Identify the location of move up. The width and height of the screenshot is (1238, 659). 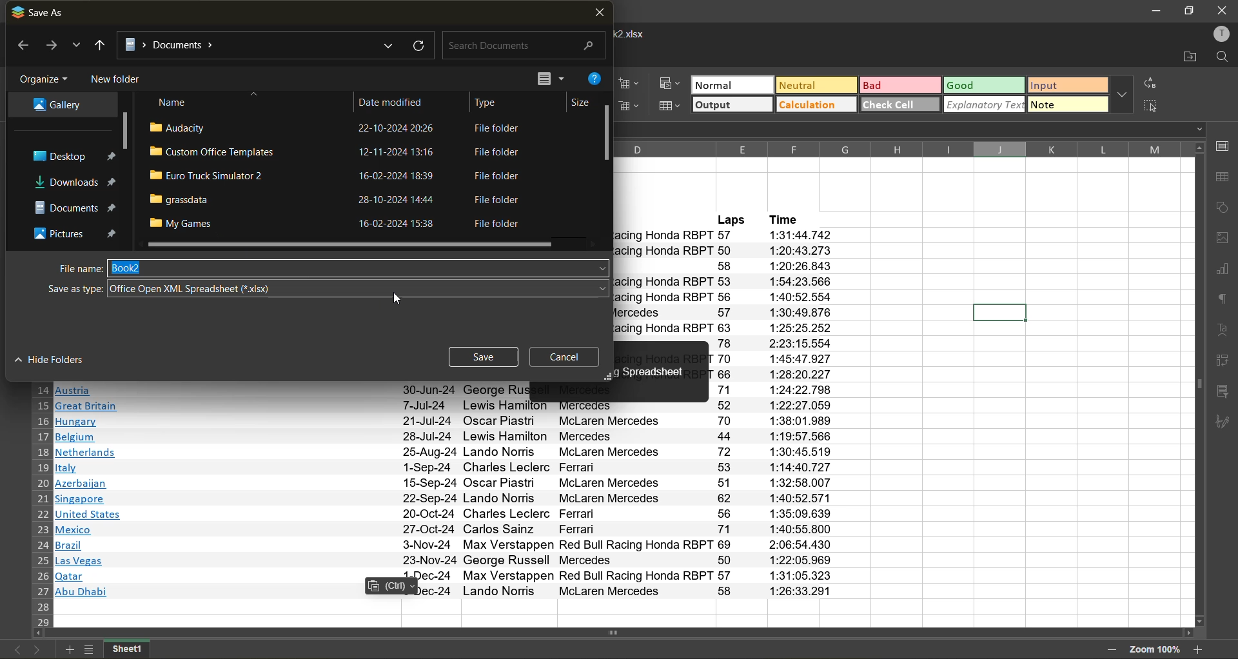
(1198, 148).